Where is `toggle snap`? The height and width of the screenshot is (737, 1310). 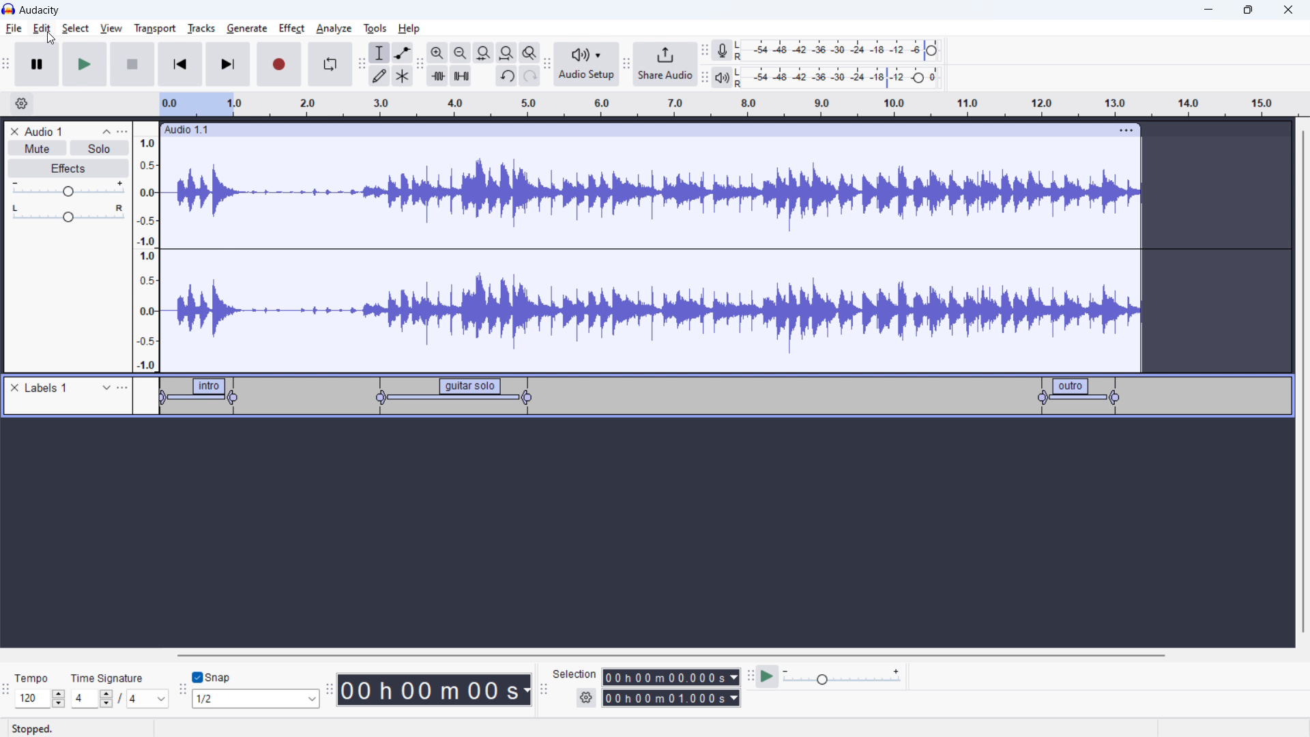 toggle snap is located at coordinates (212, 678).